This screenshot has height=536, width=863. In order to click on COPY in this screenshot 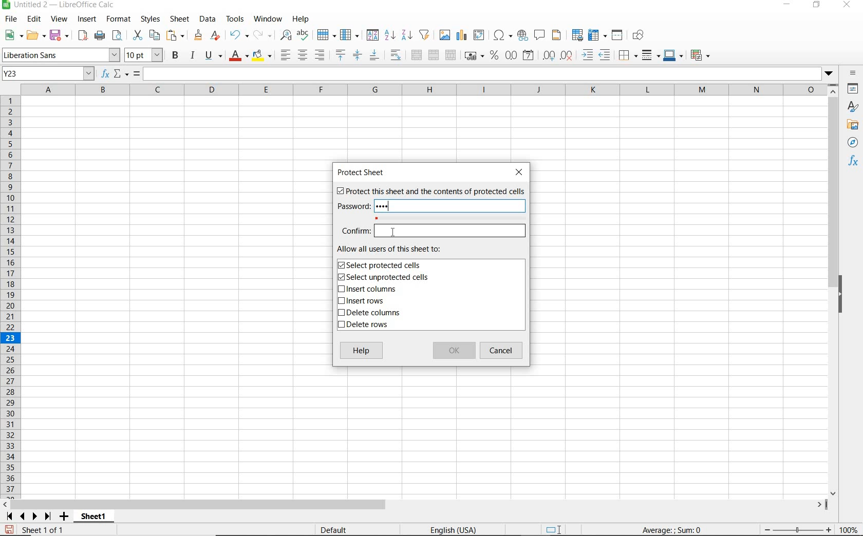, I will do `click(155, 35)`.